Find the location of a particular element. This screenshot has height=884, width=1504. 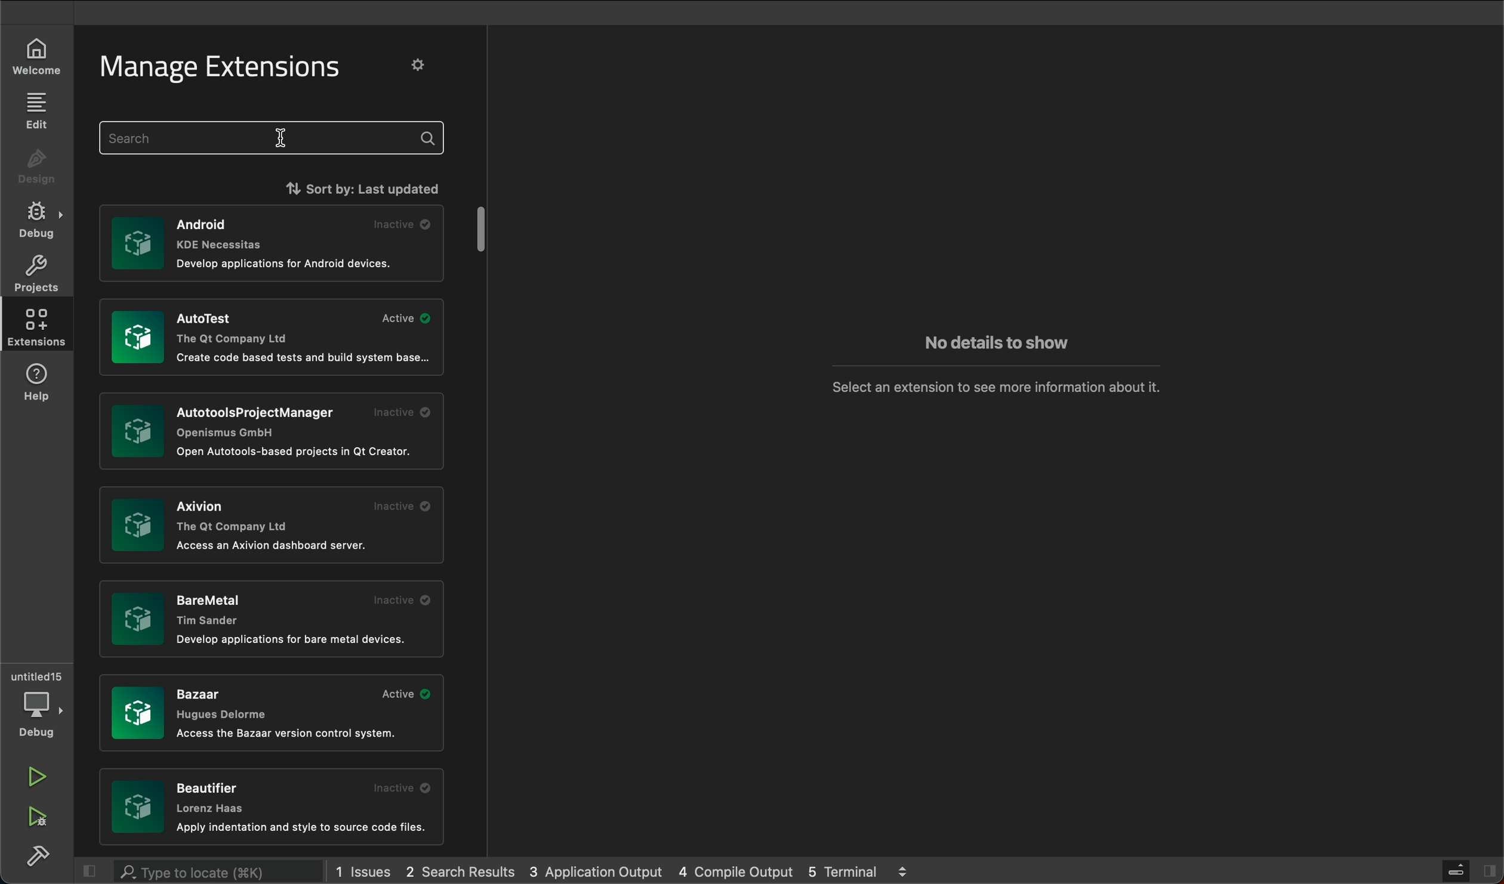

image is located at coordinates (138, 527).